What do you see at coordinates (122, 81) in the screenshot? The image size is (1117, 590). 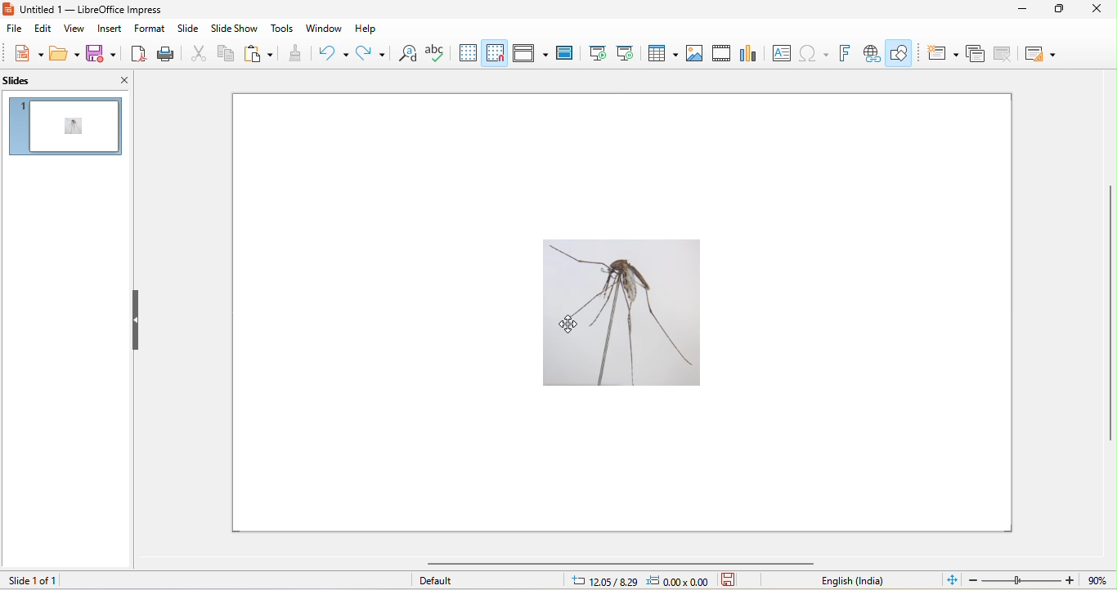 I see `close` at bounding box center [122, 81].